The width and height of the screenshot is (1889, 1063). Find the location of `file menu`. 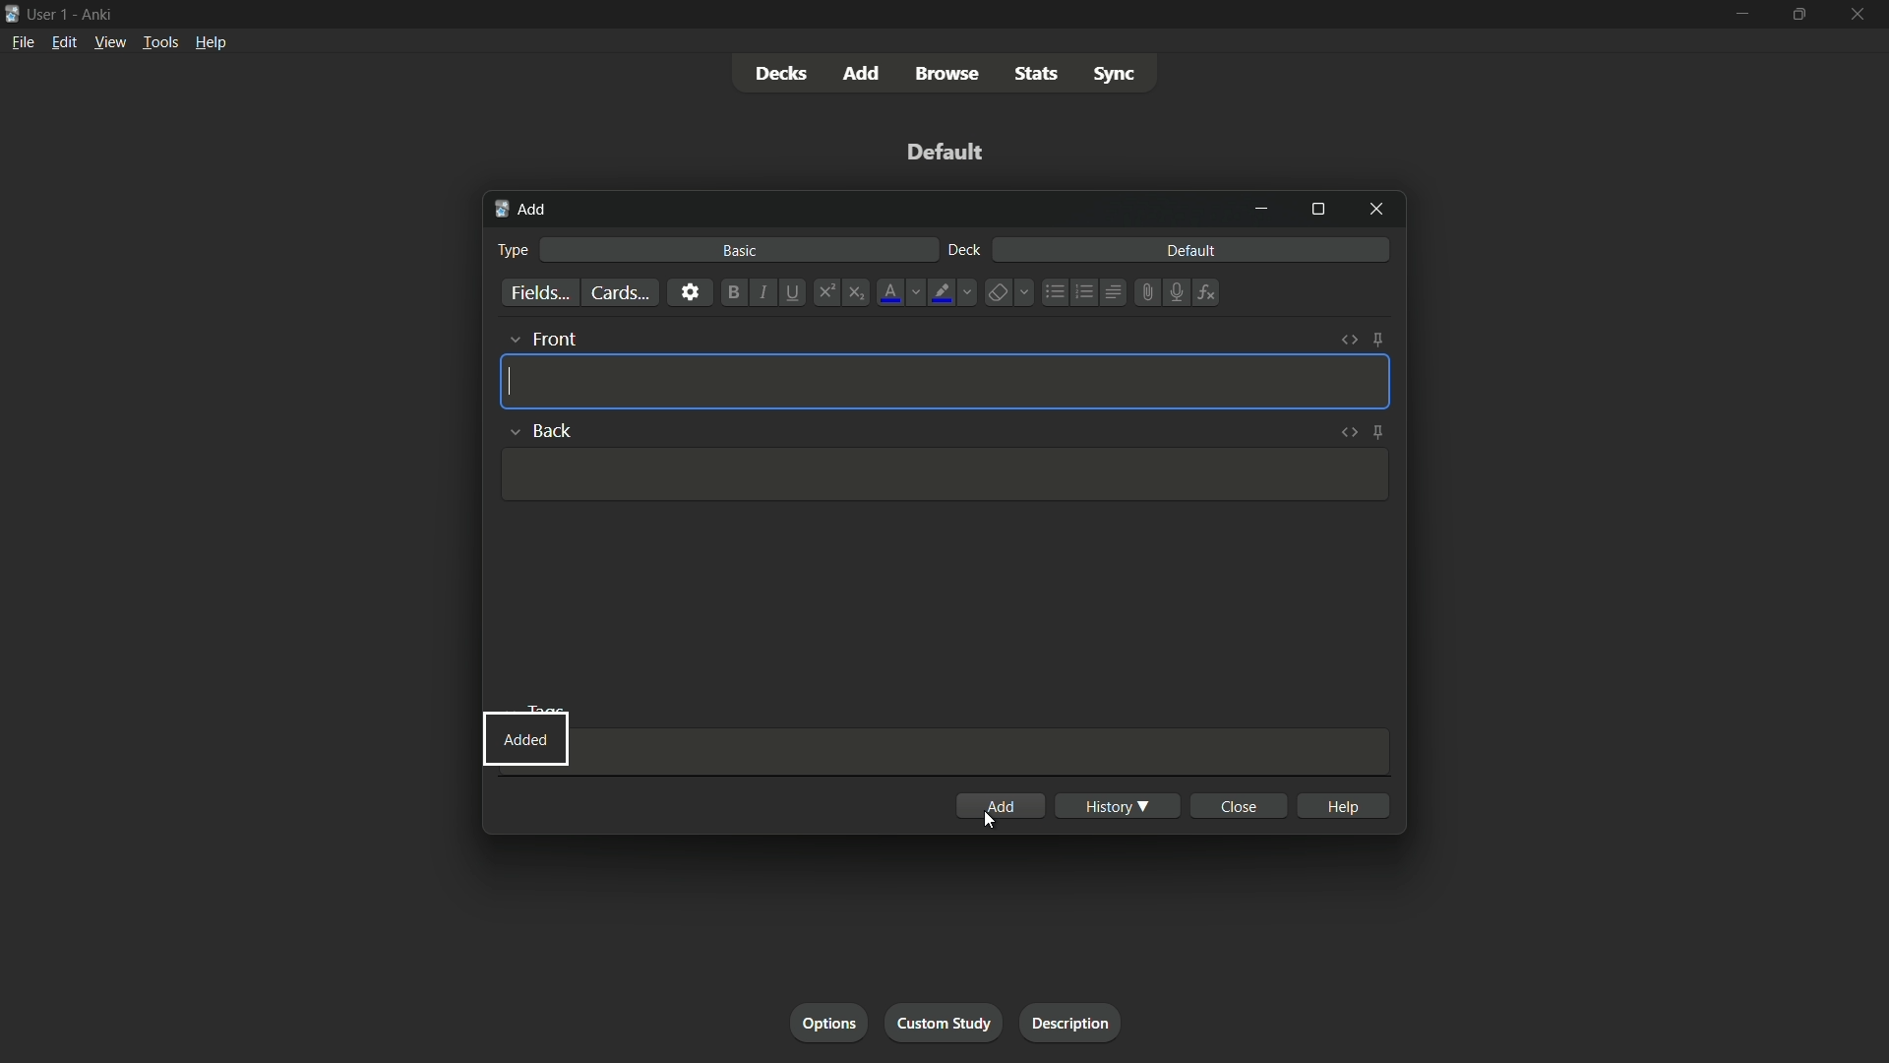

file menu is located at coordinates (24, 41).